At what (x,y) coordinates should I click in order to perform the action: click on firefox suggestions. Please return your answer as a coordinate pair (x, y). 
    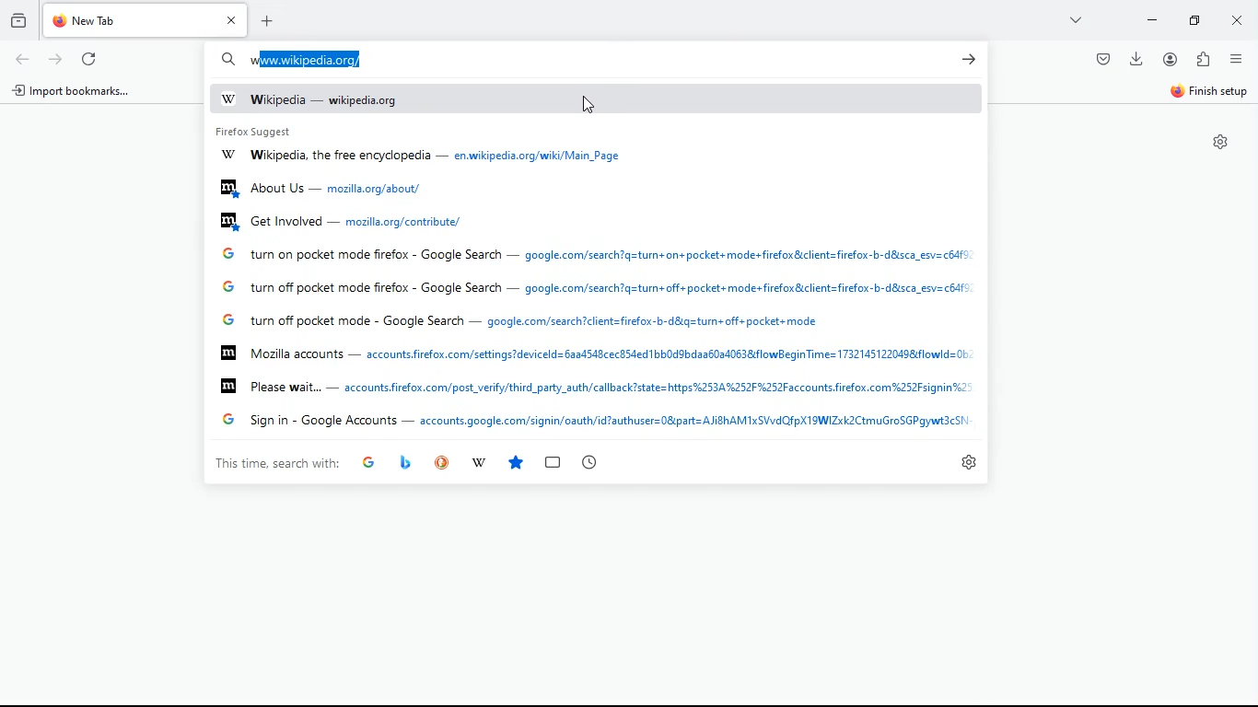
    Looking at the image, I should click on (431, 157).